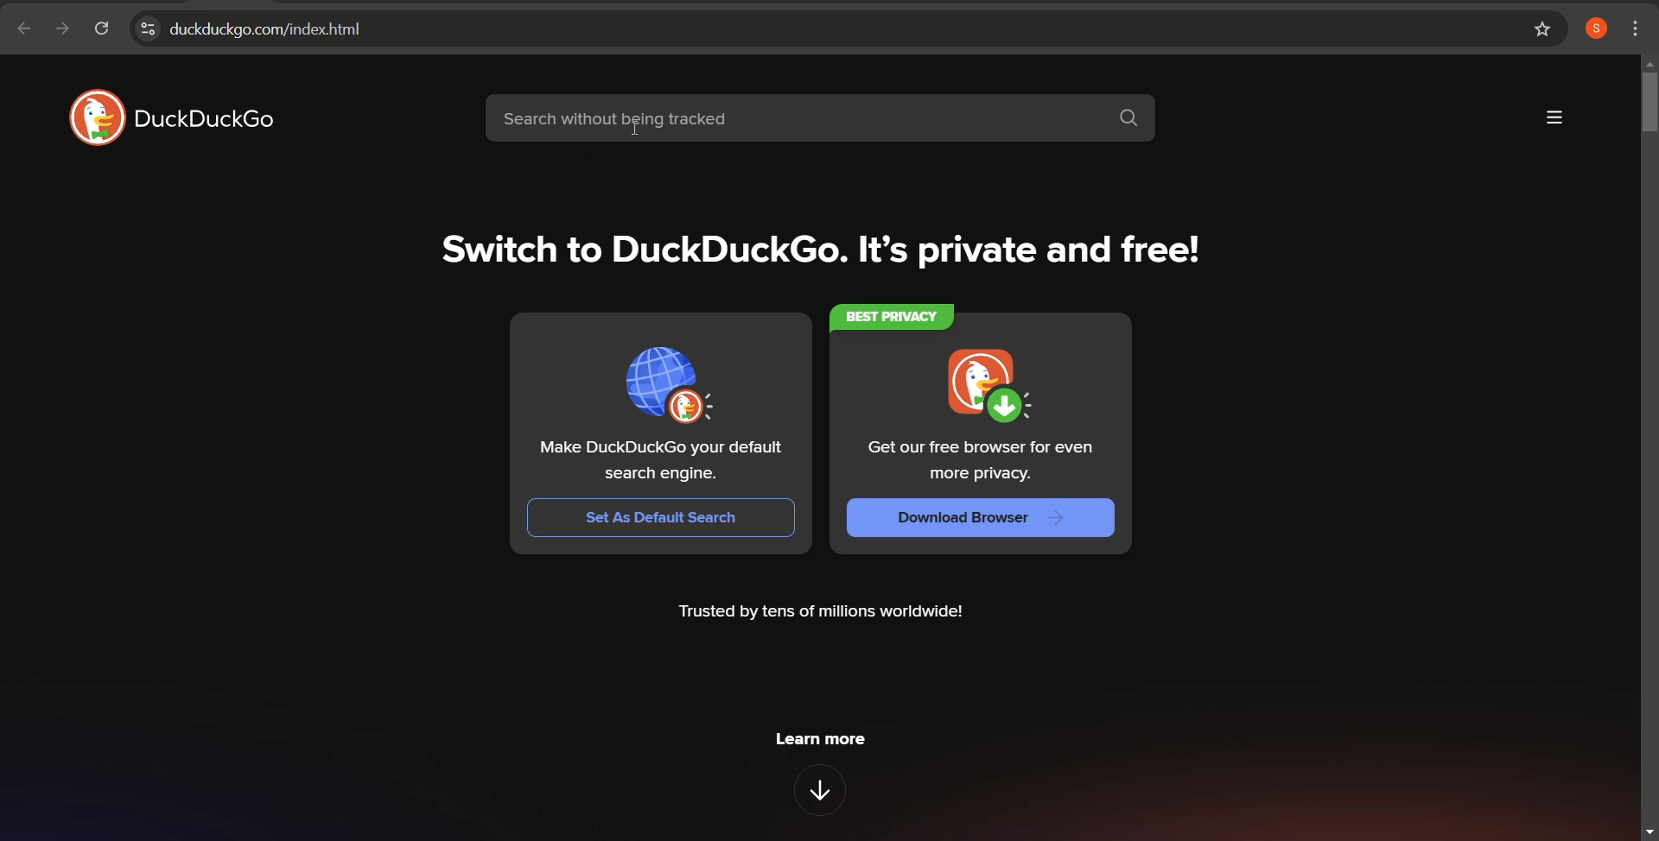 The width and height of the screenshot is (1659, 841). I want to click on download browser, so click(988, 517).